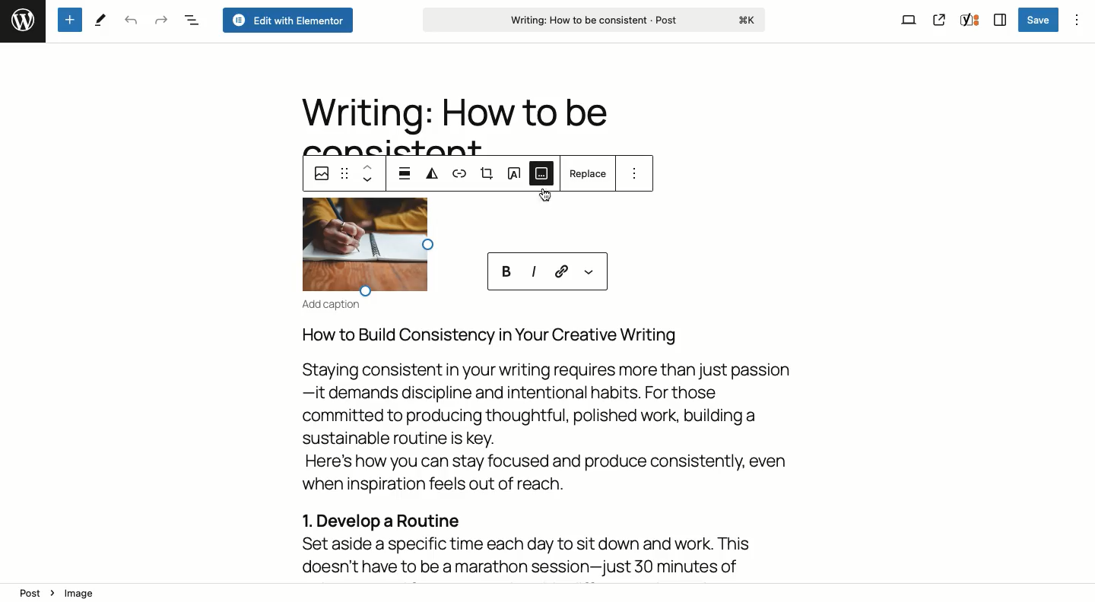 This screenshot has height=602, width=1095. I want to click on Image, so click(319, 176).